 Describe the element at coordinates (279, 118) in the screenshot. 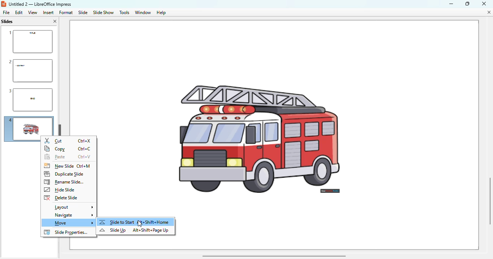

I see `image` at that location.